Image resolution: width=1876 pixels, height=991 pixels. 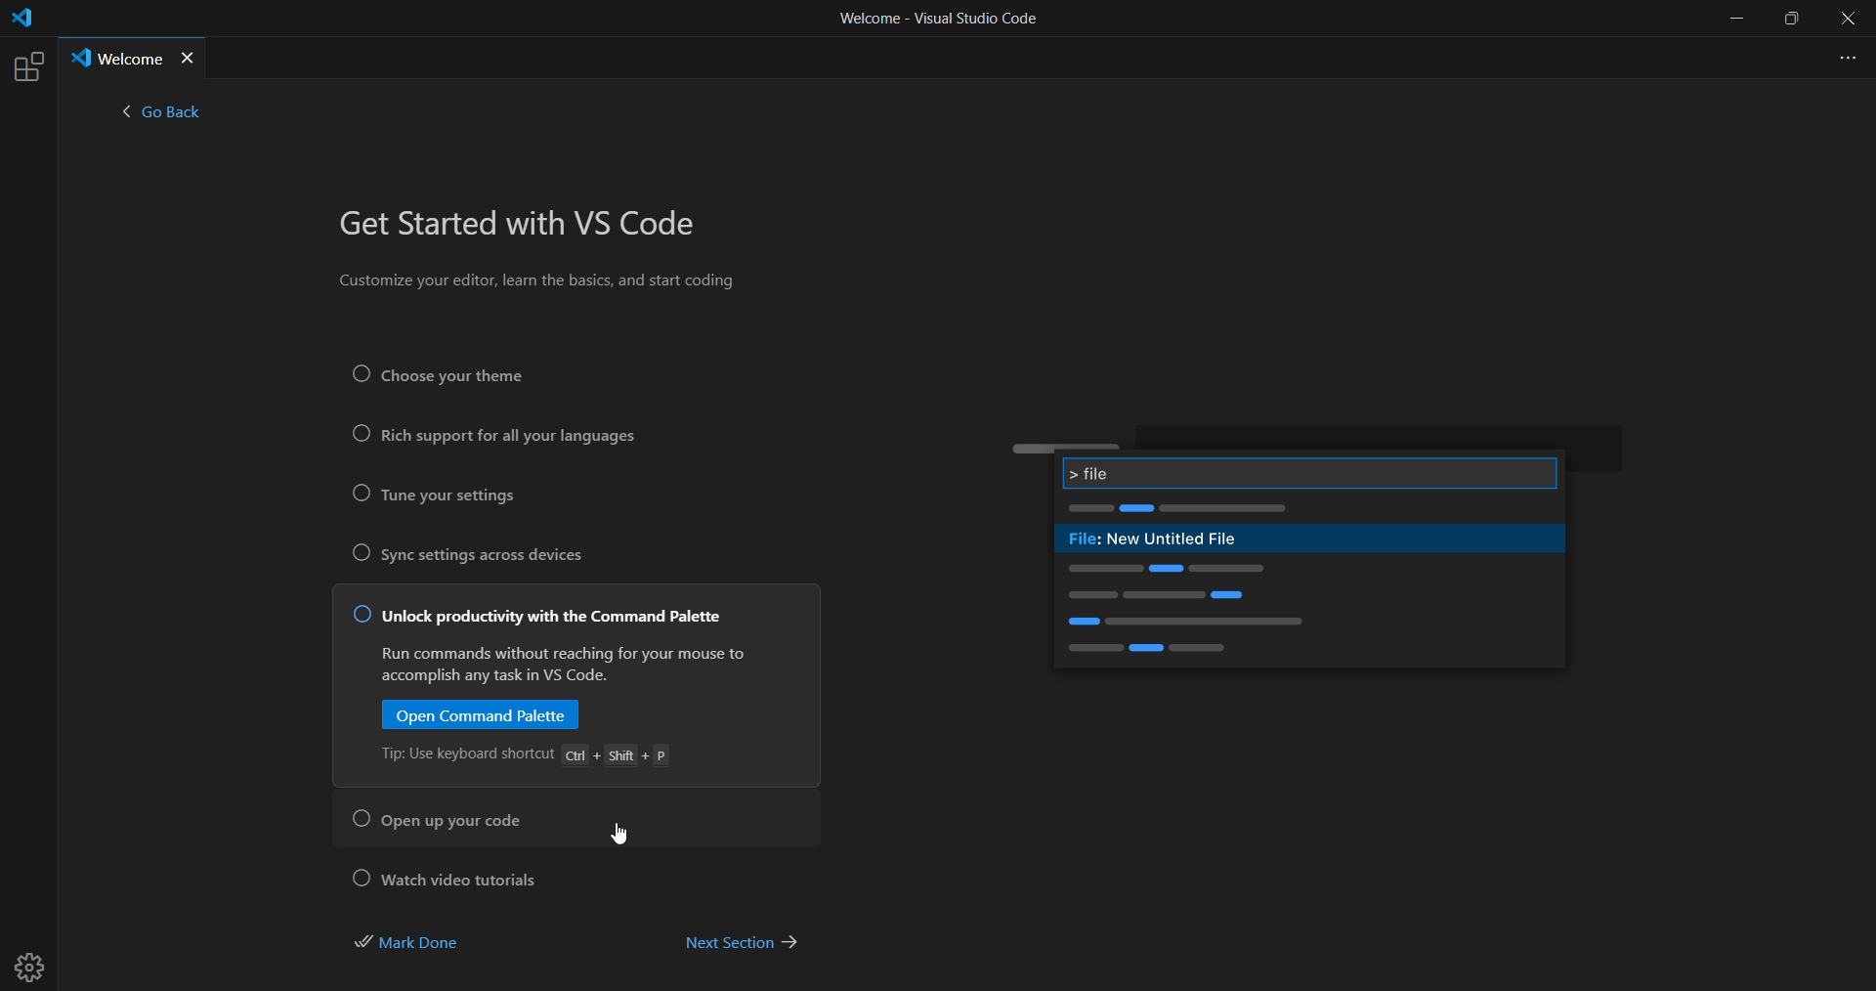 I want to click on File: New Untitled File, so click(x=1174, y=540).